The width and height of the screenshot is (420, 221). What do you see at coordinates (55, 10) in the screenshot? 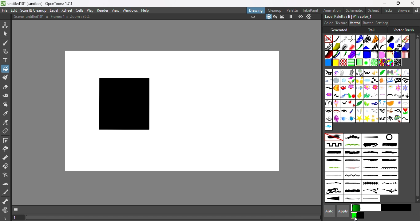
I see `Level` at bounding box center [55, 10].